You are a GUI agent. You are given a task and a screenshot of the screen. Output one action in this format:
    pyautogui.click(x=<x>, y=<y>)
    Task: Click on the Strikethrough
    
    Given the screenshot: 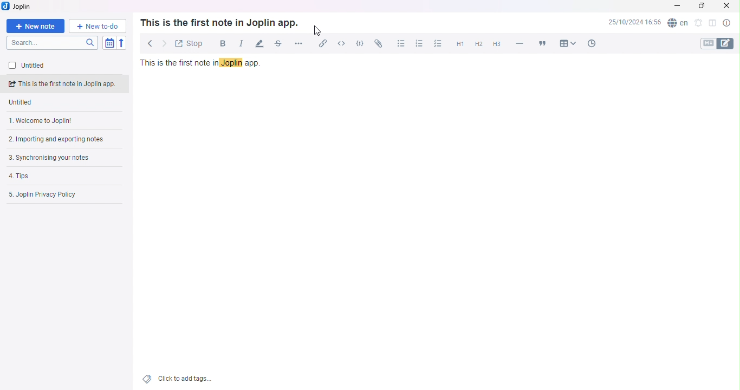 What is the action you would take?
    pyautogui.click(x=277, y=45)
    